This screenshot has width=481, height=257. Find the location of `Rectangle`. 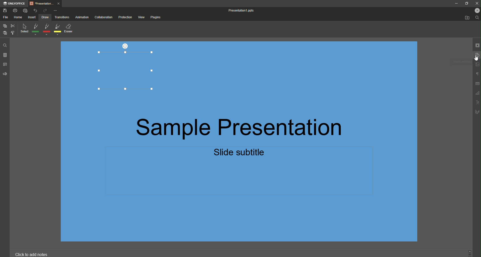

Rectangle is located at coordinates (126, 70).